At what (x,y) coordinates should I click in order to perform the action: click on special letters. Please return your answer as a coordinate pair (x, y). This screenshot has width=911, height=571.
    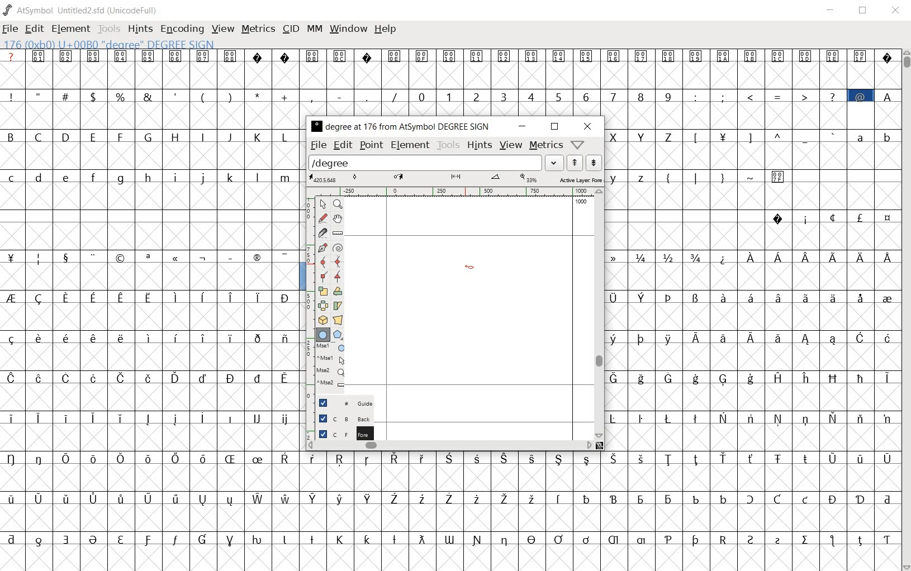
    Looking at the image, I should click on (752, 296).